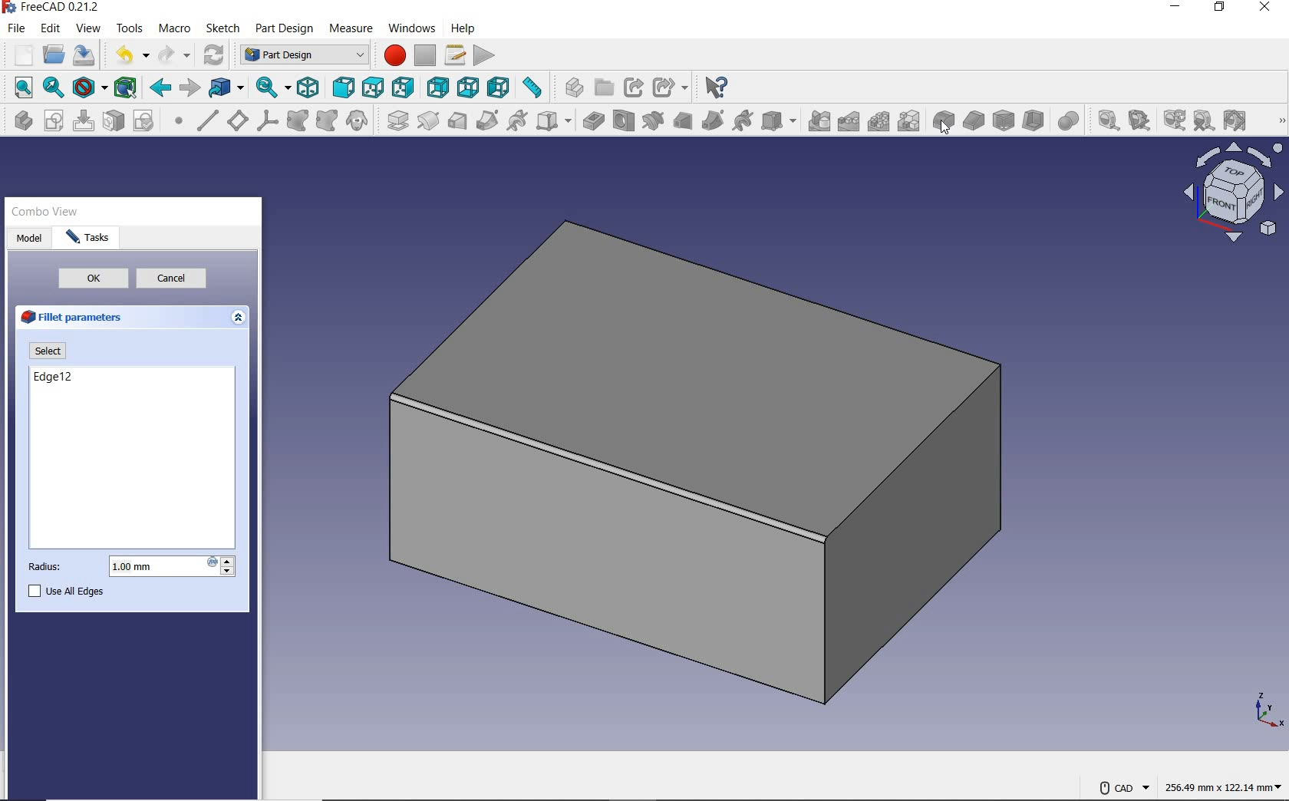  What do you see at coordinates (85, 55) in the screenshot?
I see `save` at bounding box center [85, 55].